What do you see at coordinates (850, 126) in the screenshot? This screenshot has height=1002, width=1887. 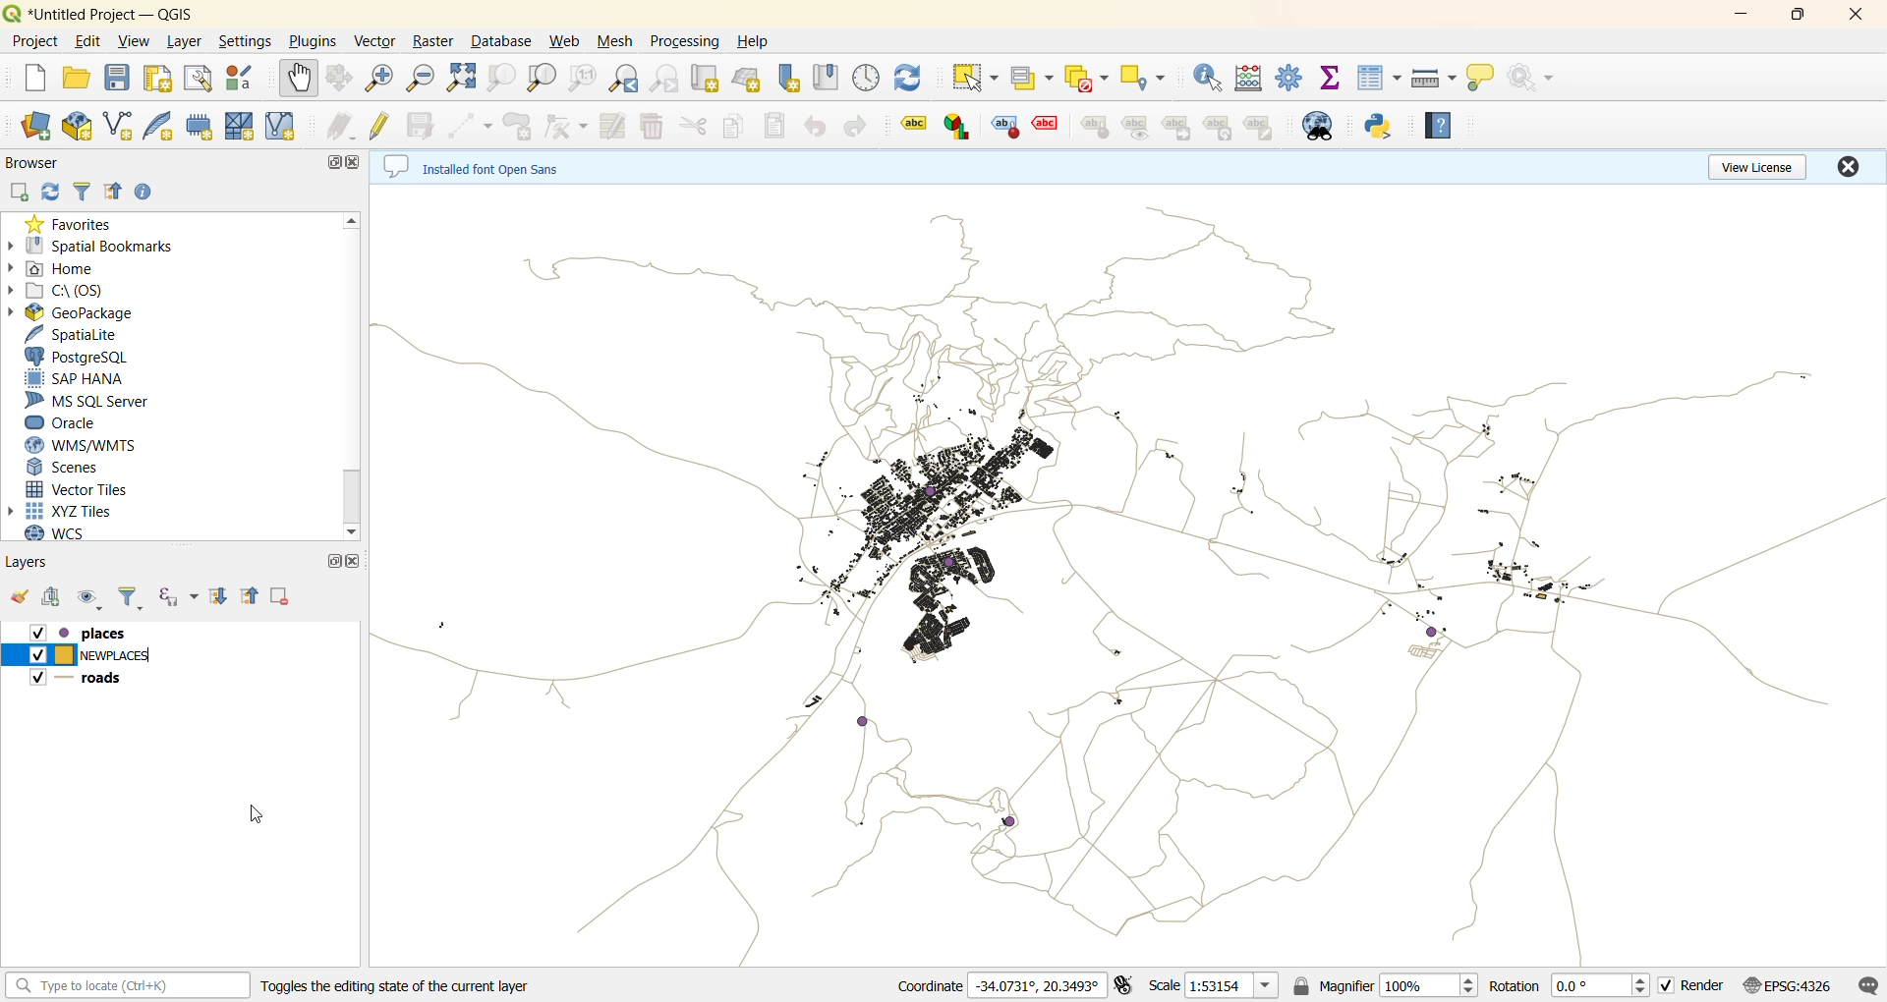 I see `redo` at bounding box center [850, 126].